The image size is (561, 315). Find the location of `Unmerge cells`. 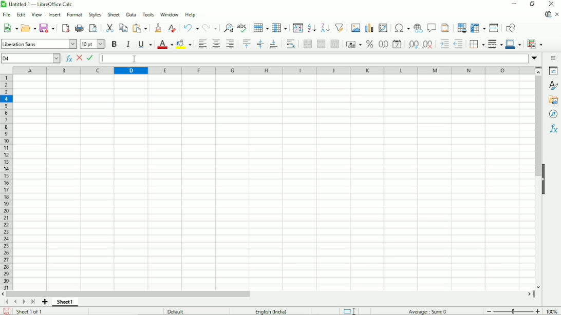

Unmerge cells is located at coordinates (336, 44).